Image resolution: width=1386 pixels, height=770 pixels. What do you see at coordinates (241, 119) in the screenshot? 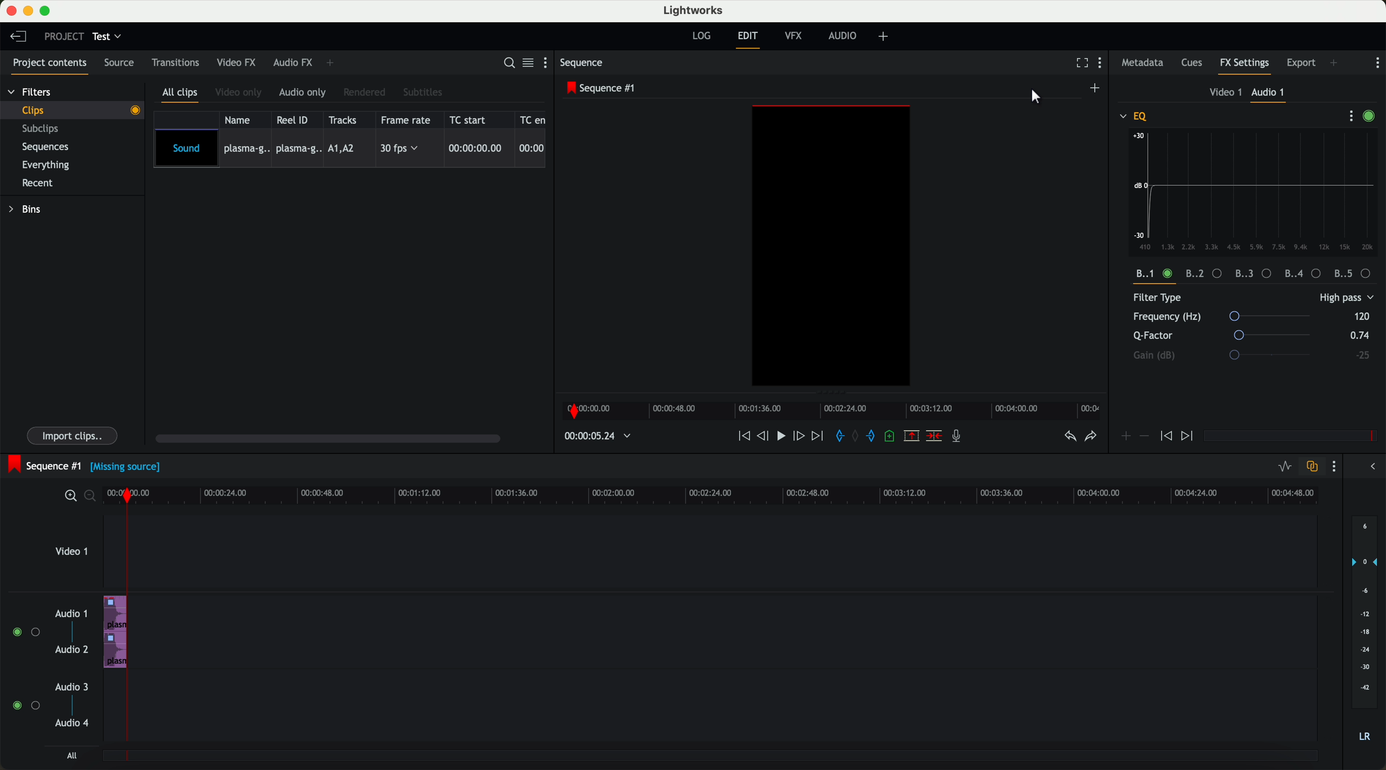
I see `name` at bounding box center [241, 119].